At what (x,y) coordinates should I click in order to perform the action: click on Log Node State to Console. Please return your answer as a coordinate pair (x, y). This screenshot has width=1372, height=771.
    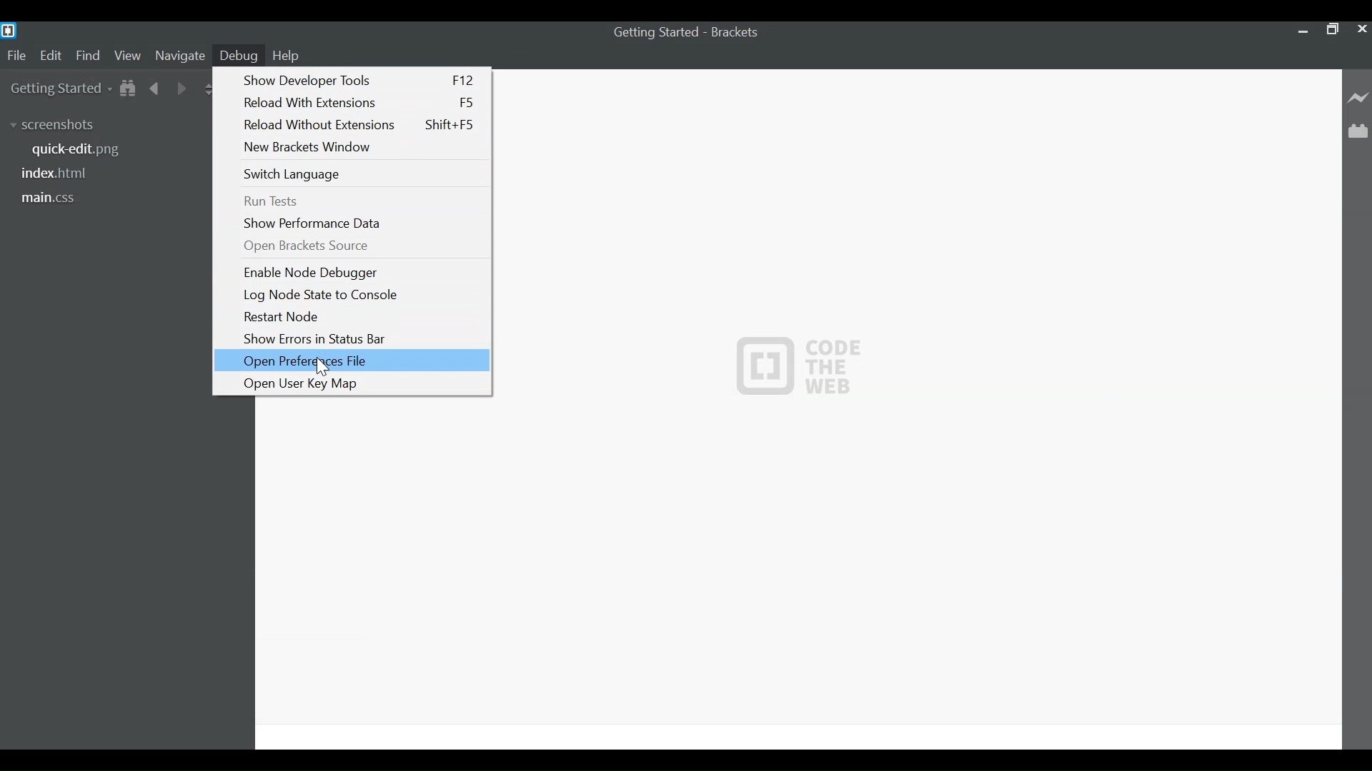
    Looking at the image, I should click on (361, 295).